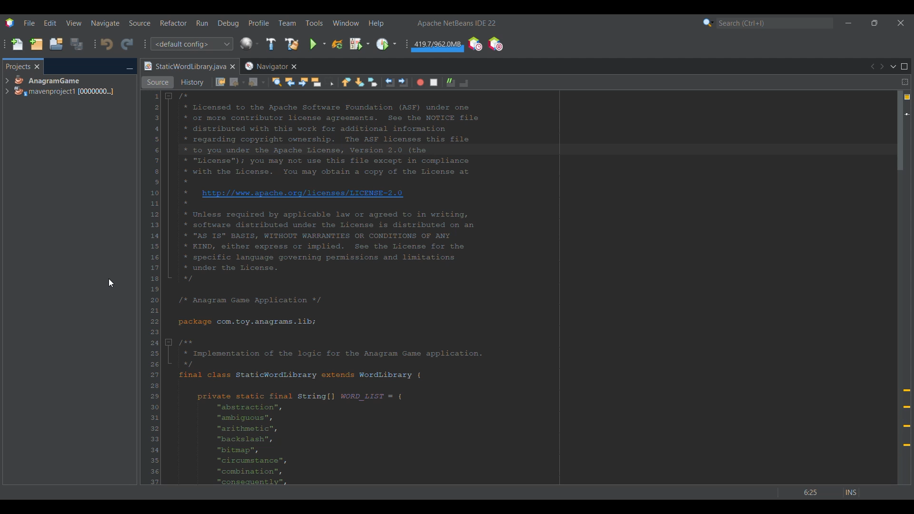 The image size is (914, 514). What do you see at coordinates (346, 23) in the screenshot?
I see `Window menu` at bounding box center [346, 23].